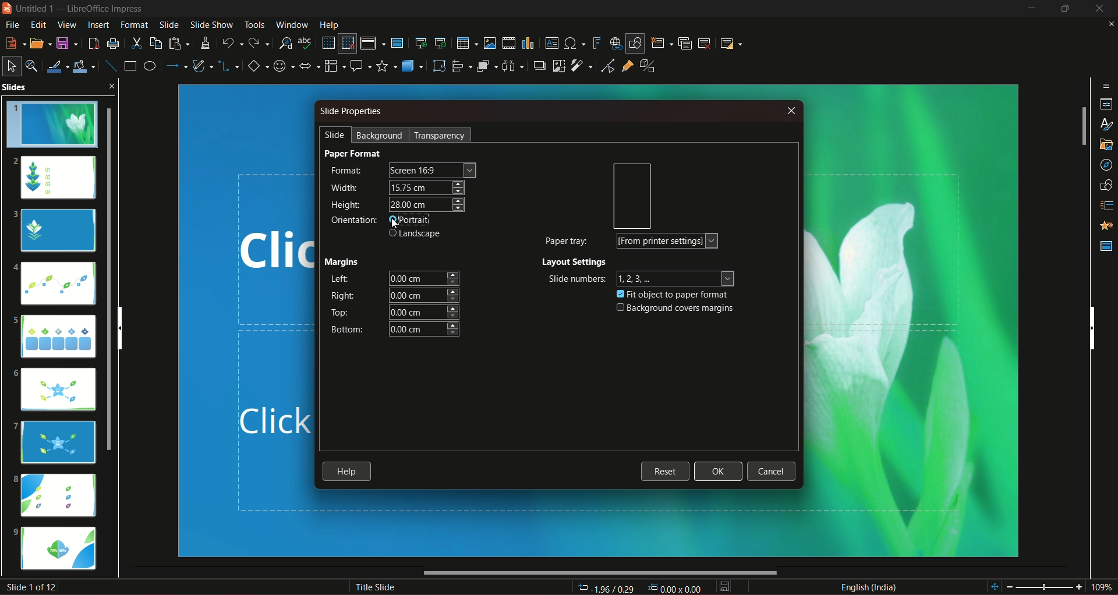 This screenshot has height=595, width=1118. What do you see at coordinates (613, 42) in the screenshot?
I see `insert hyperlink` at bounding box center [613, 42].